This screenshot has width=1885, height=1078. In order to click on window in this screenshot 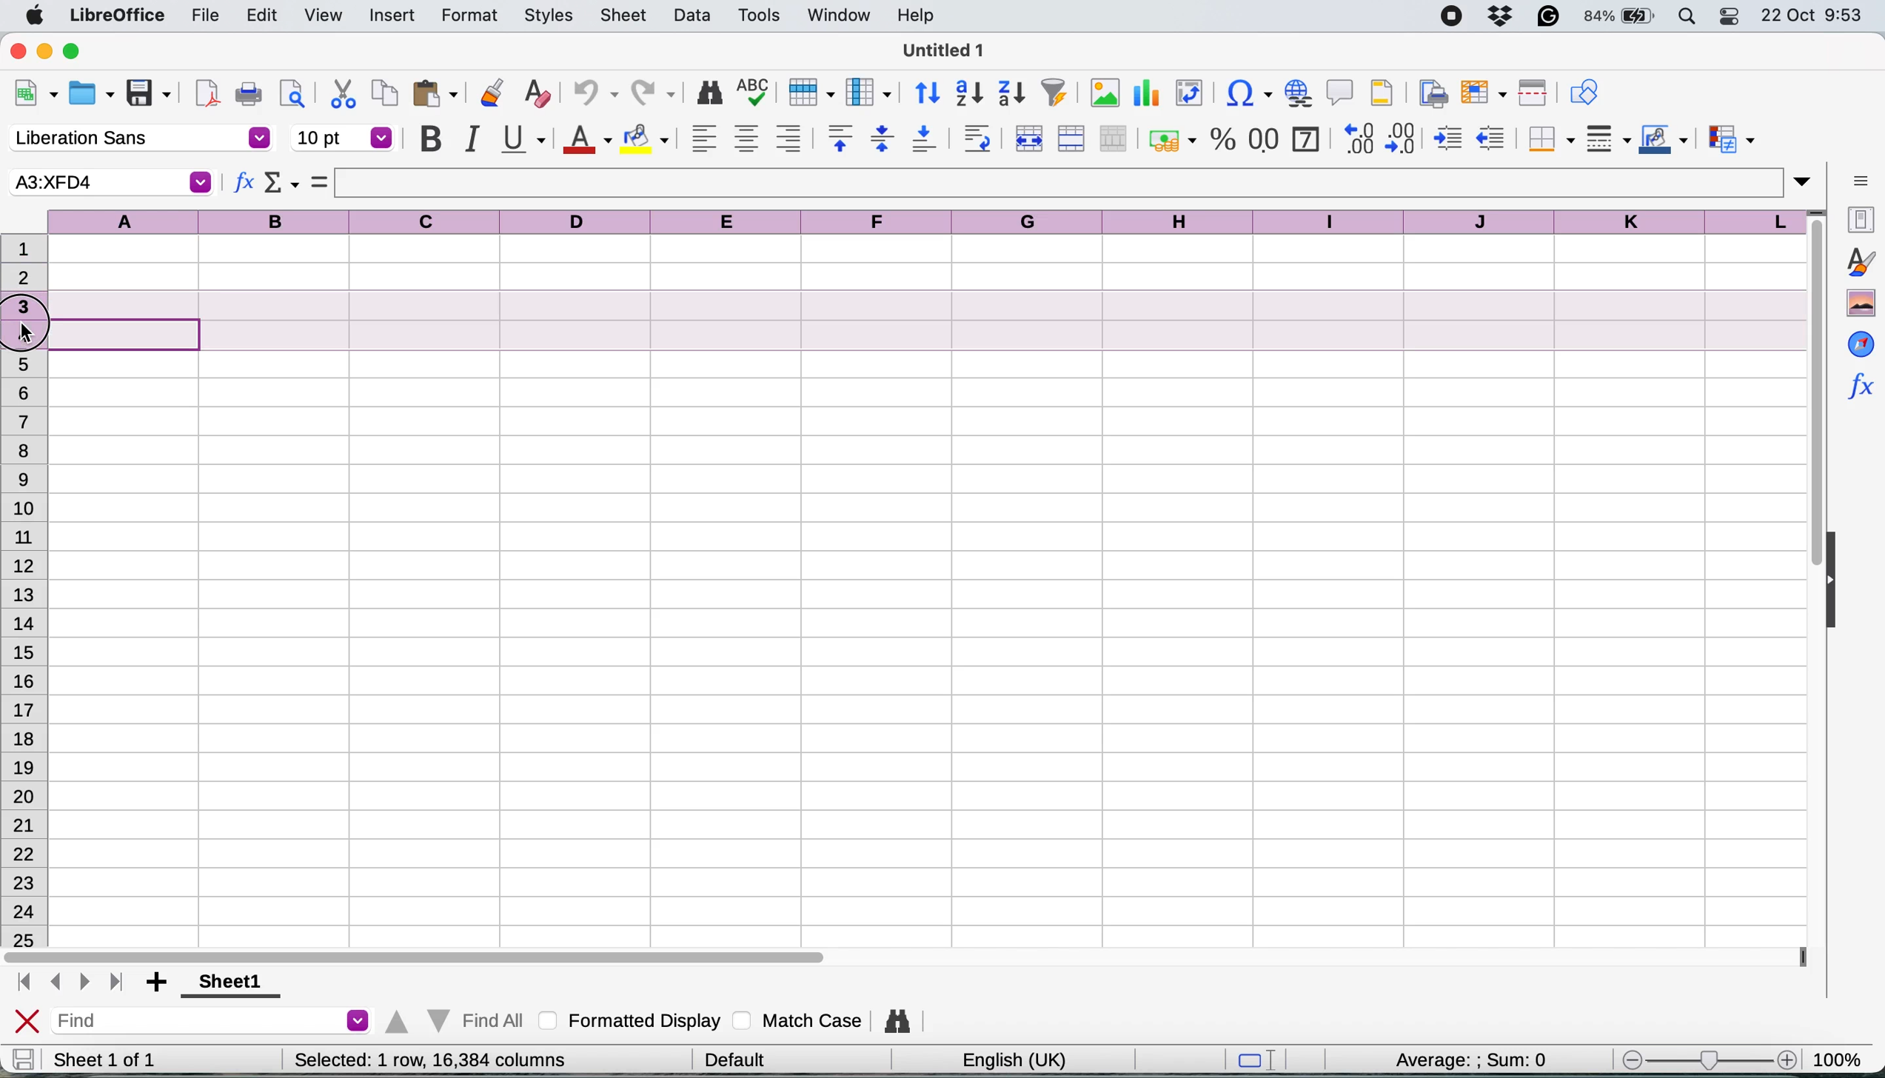, I will do `click(838, 16)`.